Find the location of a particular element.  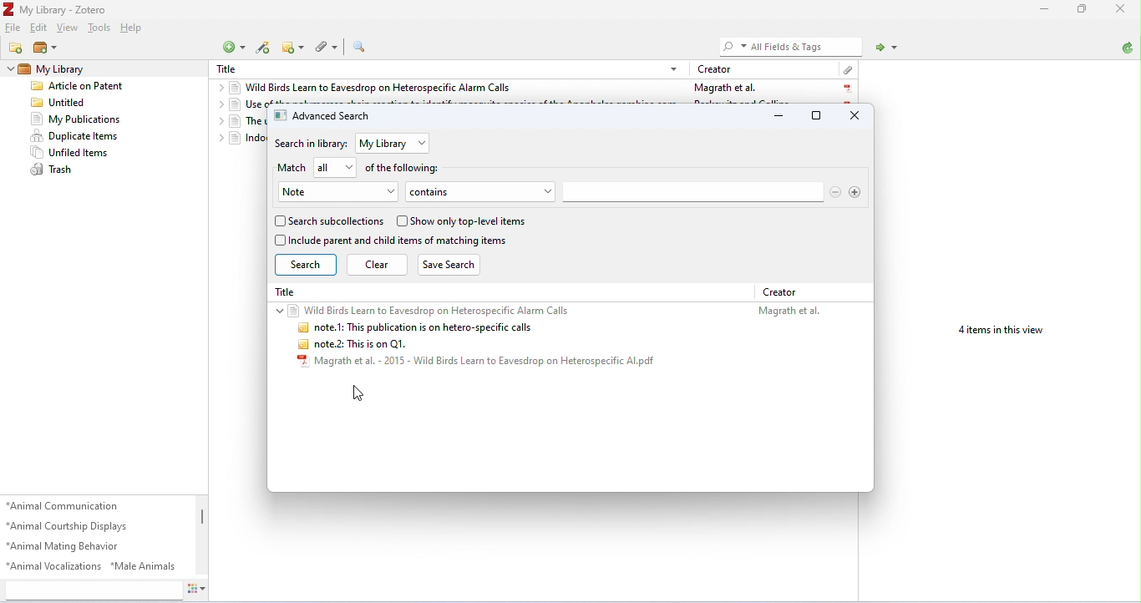

locate is located at coordinates (888, 48).